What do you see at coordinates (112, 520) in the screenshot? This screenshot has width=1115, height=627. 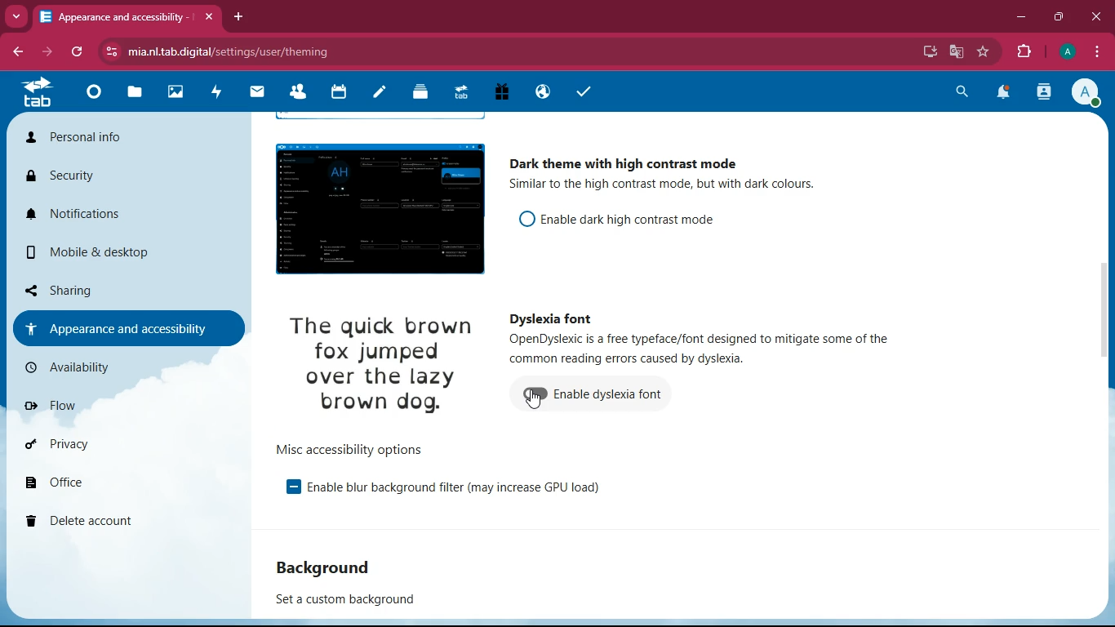 I see `delete account` at bounding box center [112, 520].